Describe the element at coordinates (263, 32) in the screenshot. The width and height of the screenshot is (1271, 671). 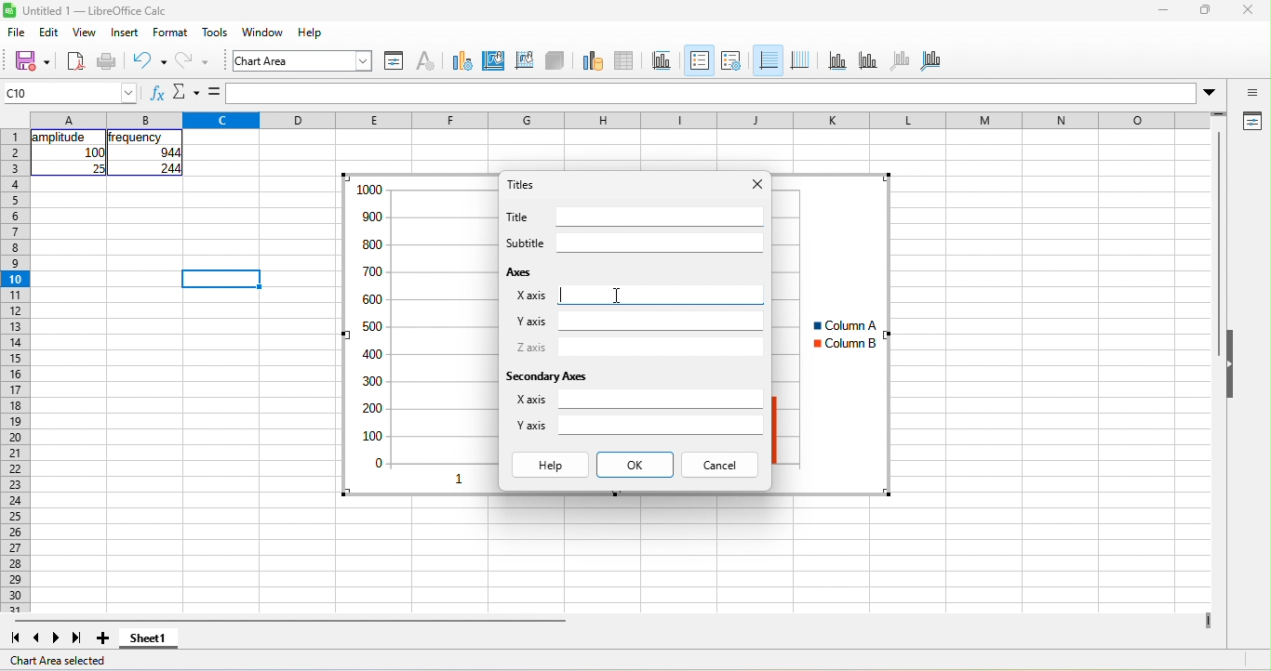
I see `window` at that location.